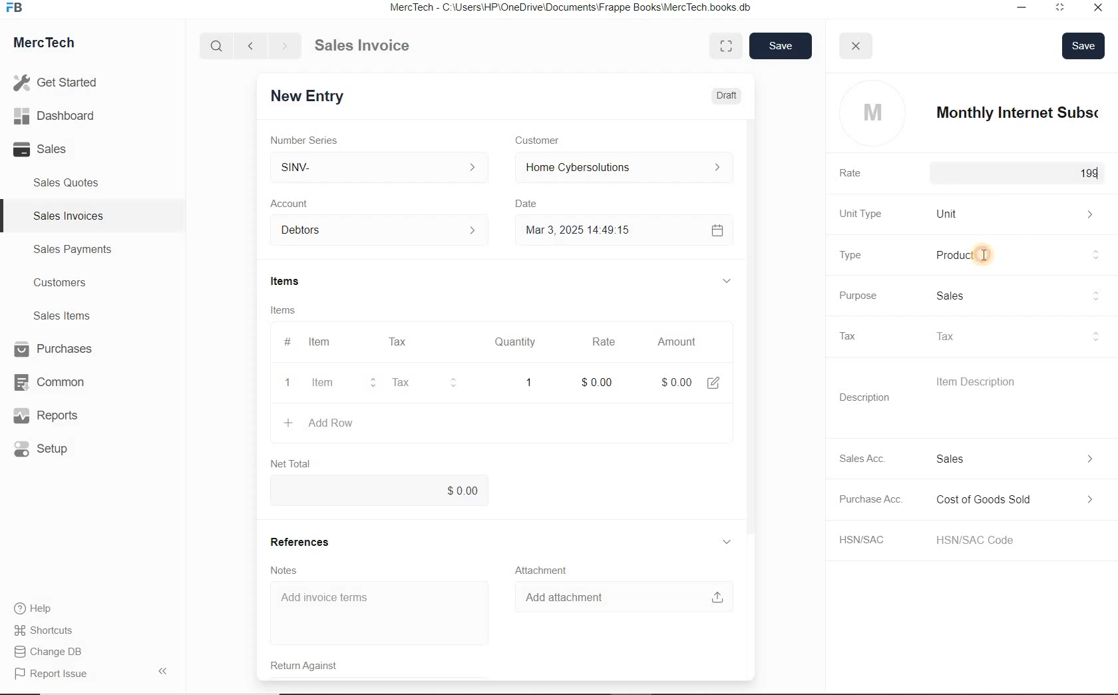 Image resolution: width=1118 pixels, height=695 pixels. Describe the element at coordinates (872, 114) in the screenshot. I see `profile logo` at that location.